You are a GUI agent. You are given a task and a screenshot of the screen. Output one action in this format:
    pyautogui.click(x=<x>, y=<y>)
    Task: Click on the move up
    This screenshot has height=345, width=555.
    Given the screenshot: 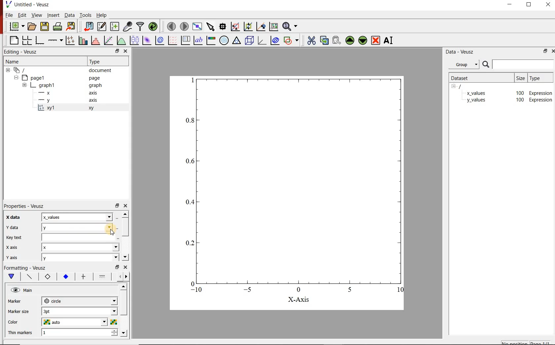 What is the action you would take?
    pyautogui.click(x=125, y=214)
    